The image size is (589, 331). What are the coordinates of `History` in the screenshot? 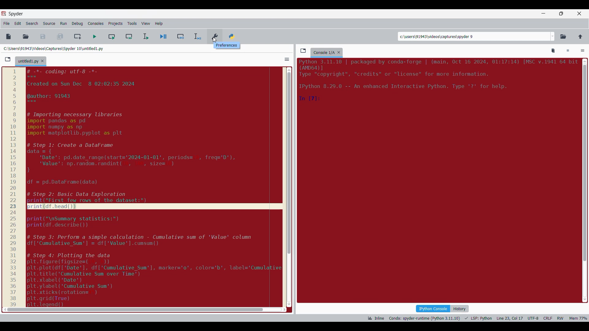 It's located at (460, 309).